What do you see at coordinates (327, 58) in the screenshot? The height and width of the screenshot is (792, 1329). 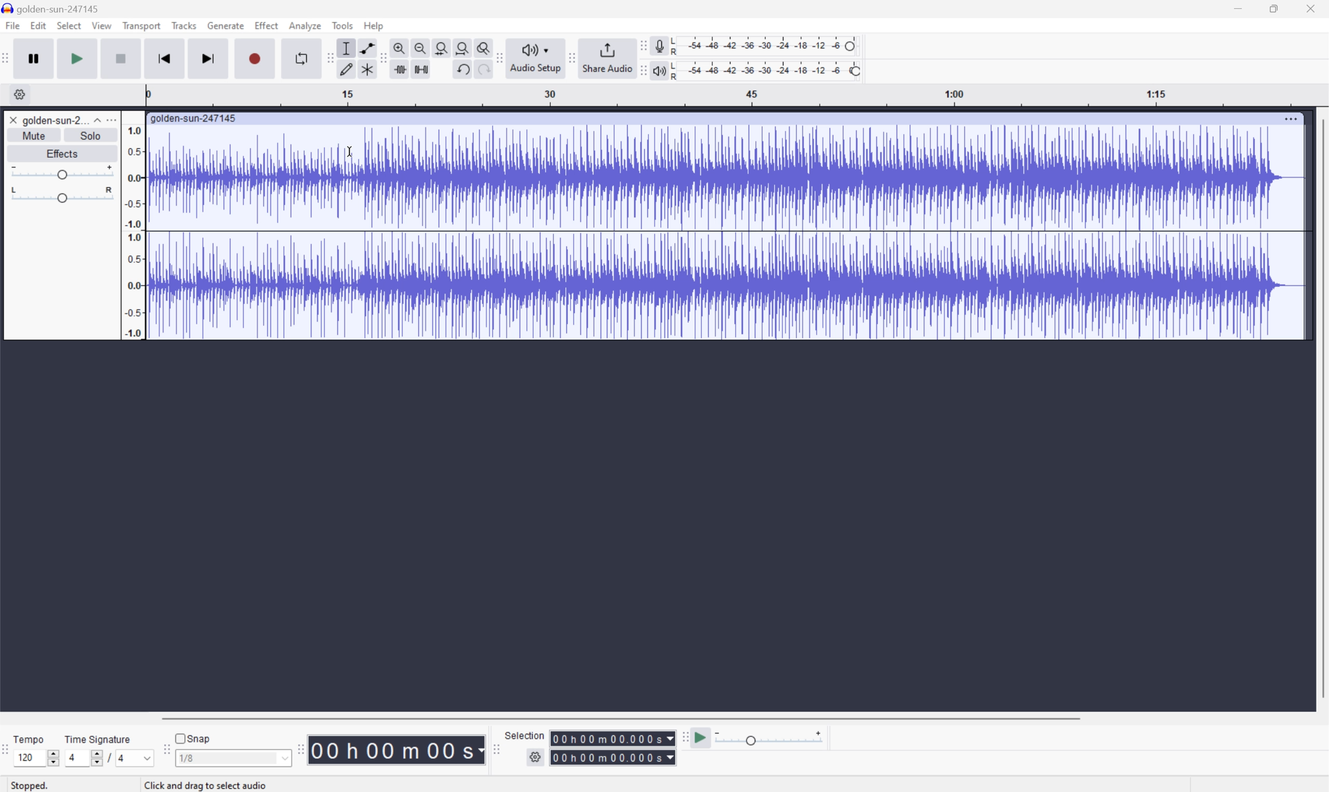 I see `Audacity Edit toolbar` at bounding box center [327, 58].